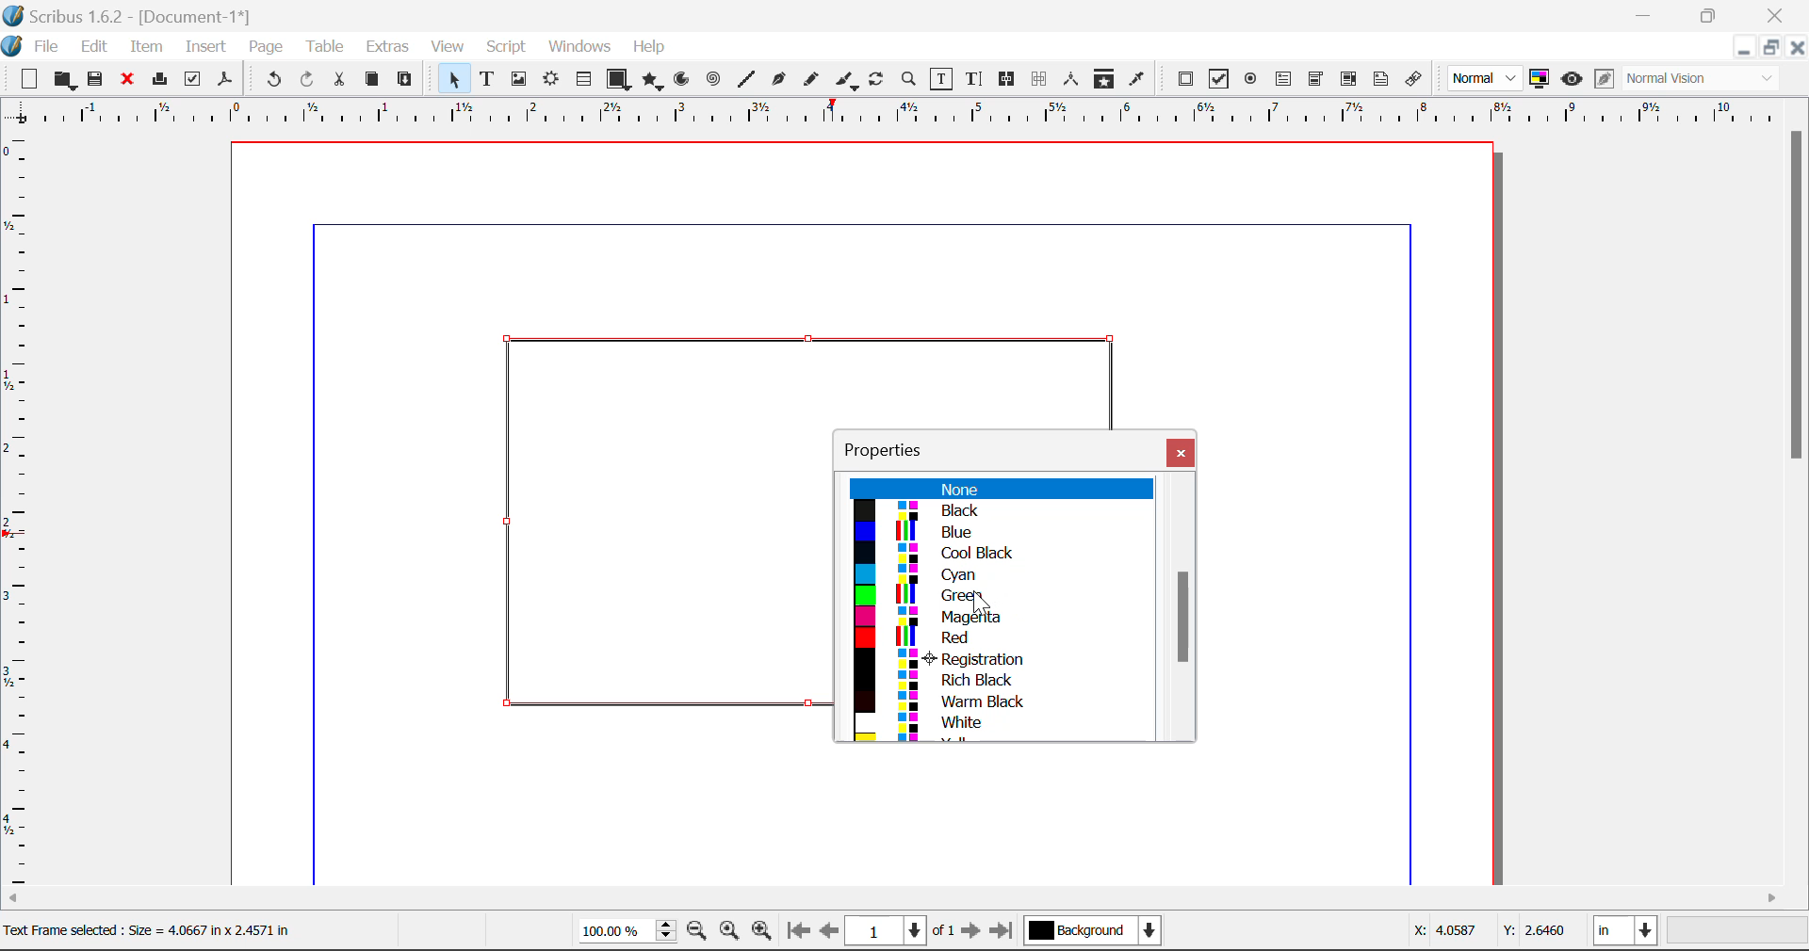 The width and height of the screenshot is (1809, 951). I want to click on Bezier Curve, so click(776, 79).